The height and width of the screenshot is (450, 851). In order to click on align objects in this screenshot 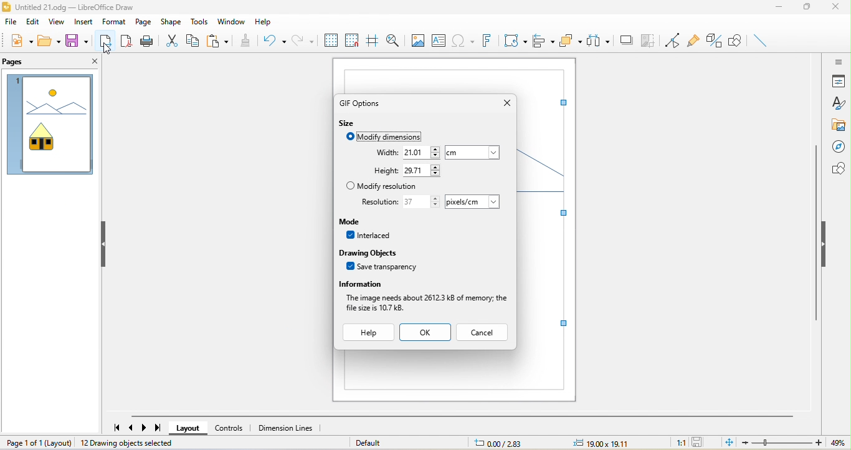, I will do `click(544, 40)`.